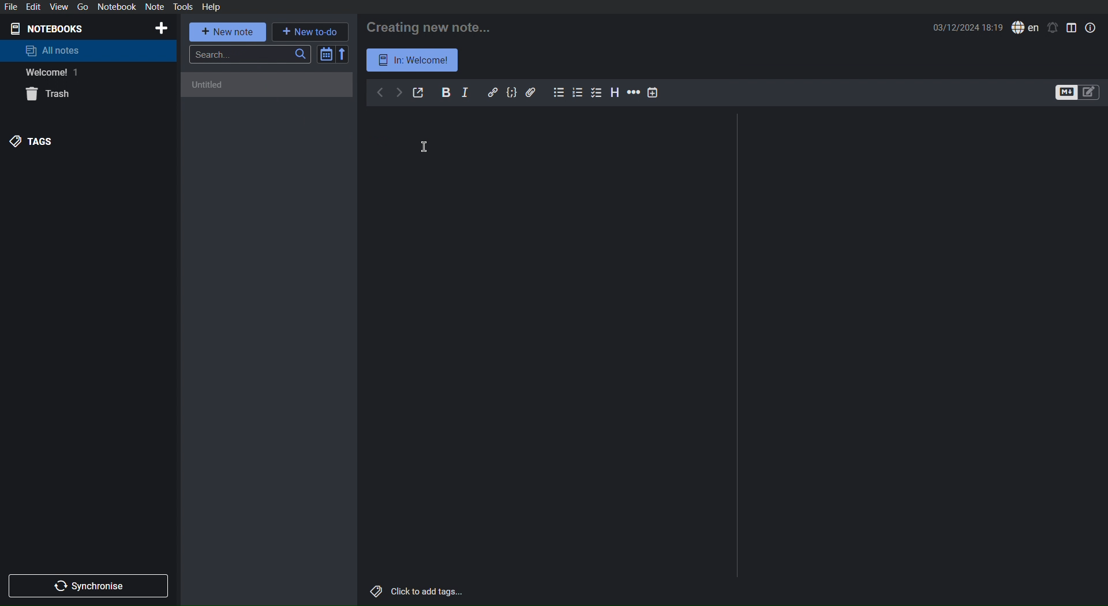  I want to click on Italics, so click(466, 92).